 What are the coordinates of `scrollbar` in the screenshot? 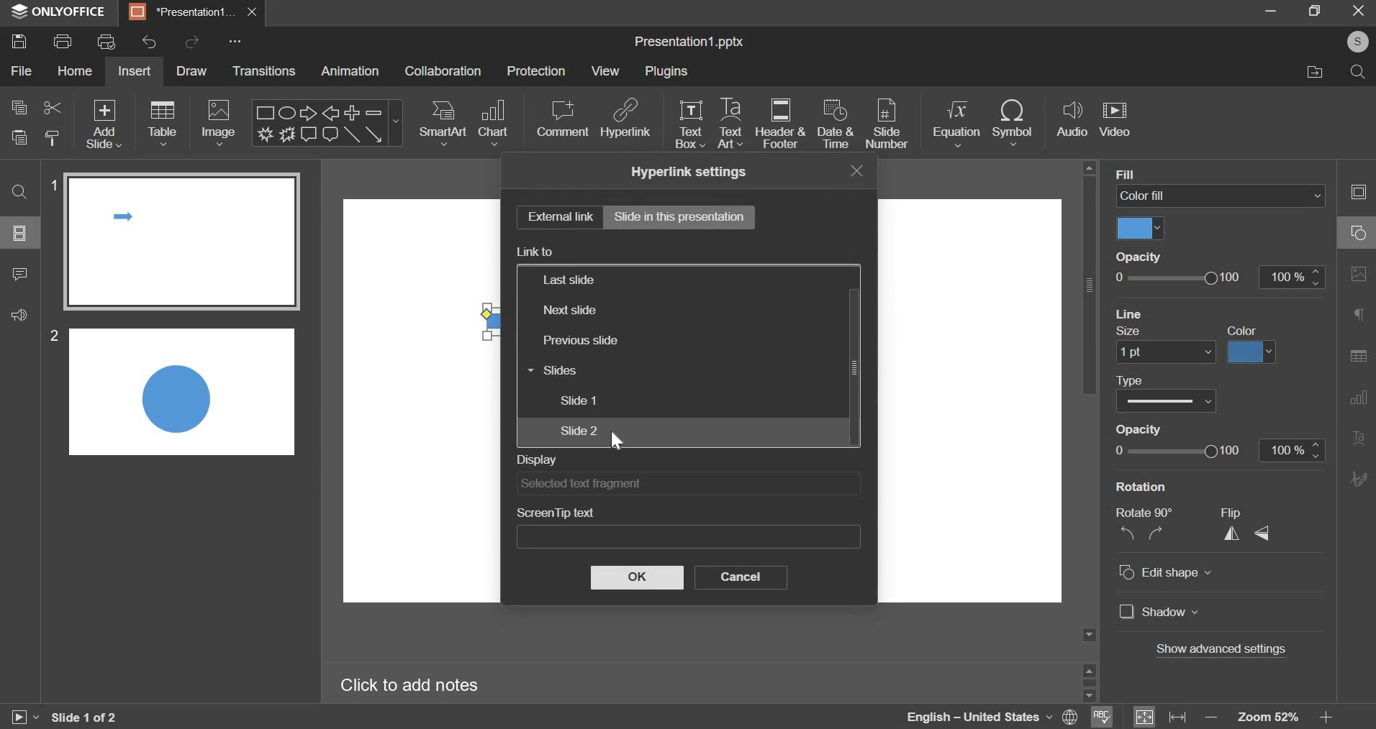 It's located at (855, 367).